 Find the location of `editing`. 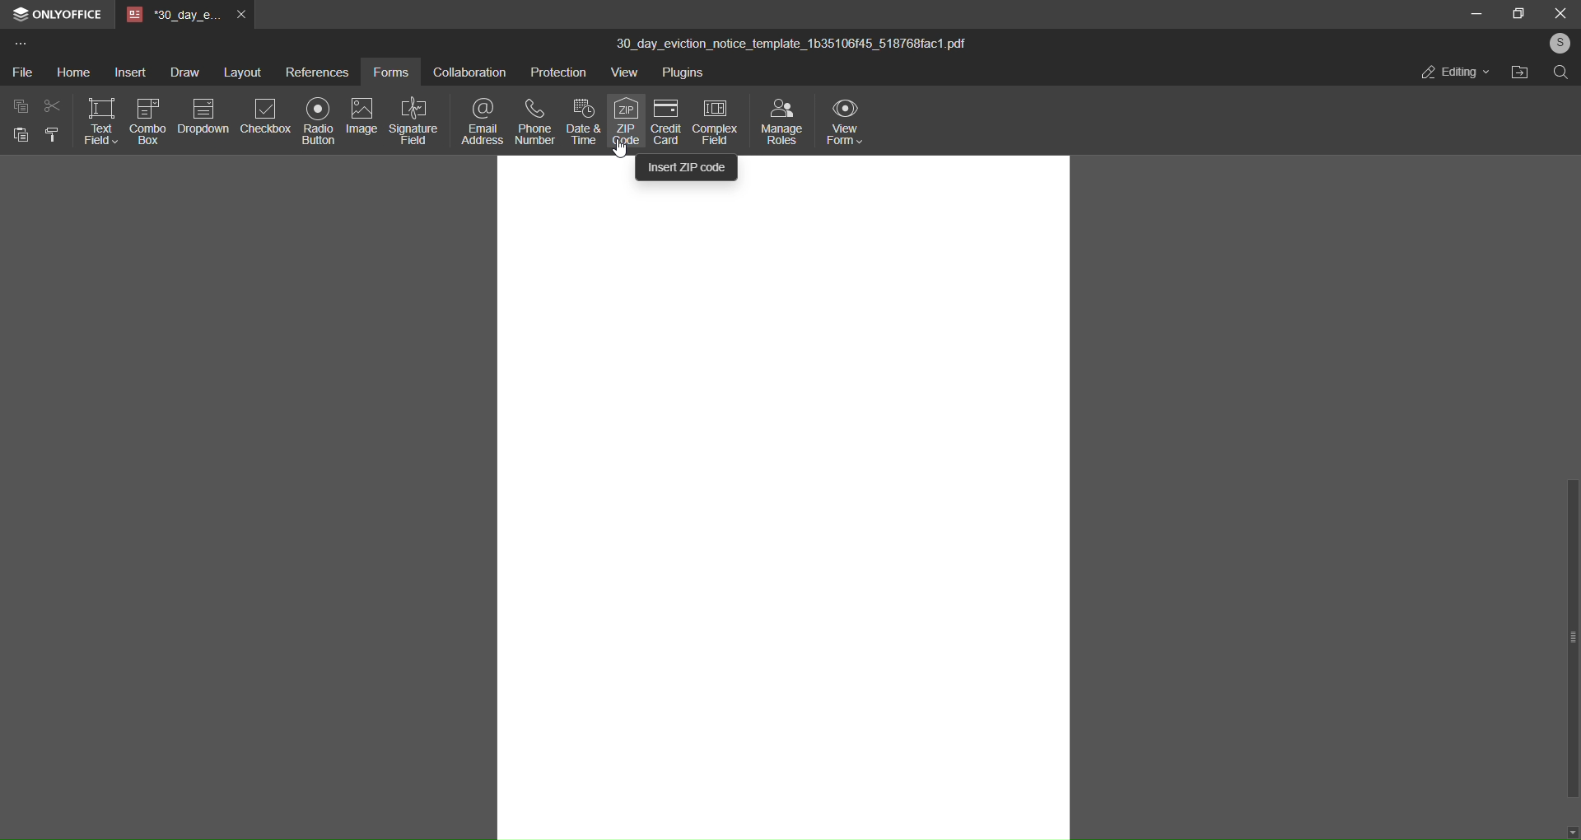

editing is located at coordinates (1448, 73).